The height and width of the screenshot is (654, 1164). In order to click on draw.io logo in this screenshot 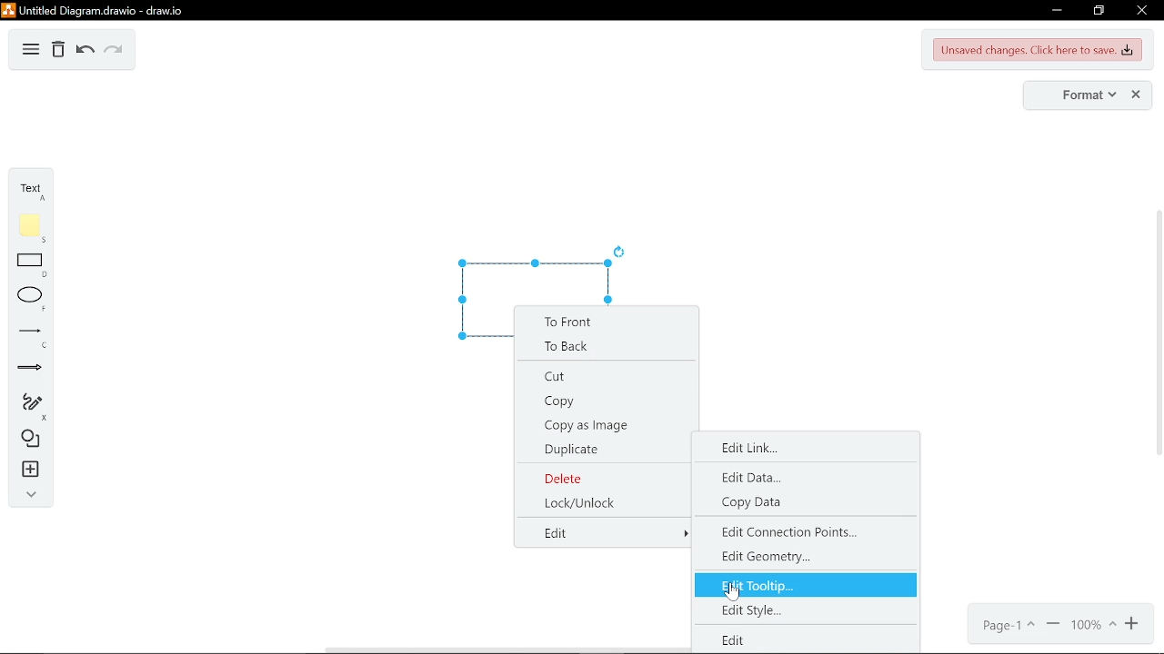, I will do `click(7, 9)`.